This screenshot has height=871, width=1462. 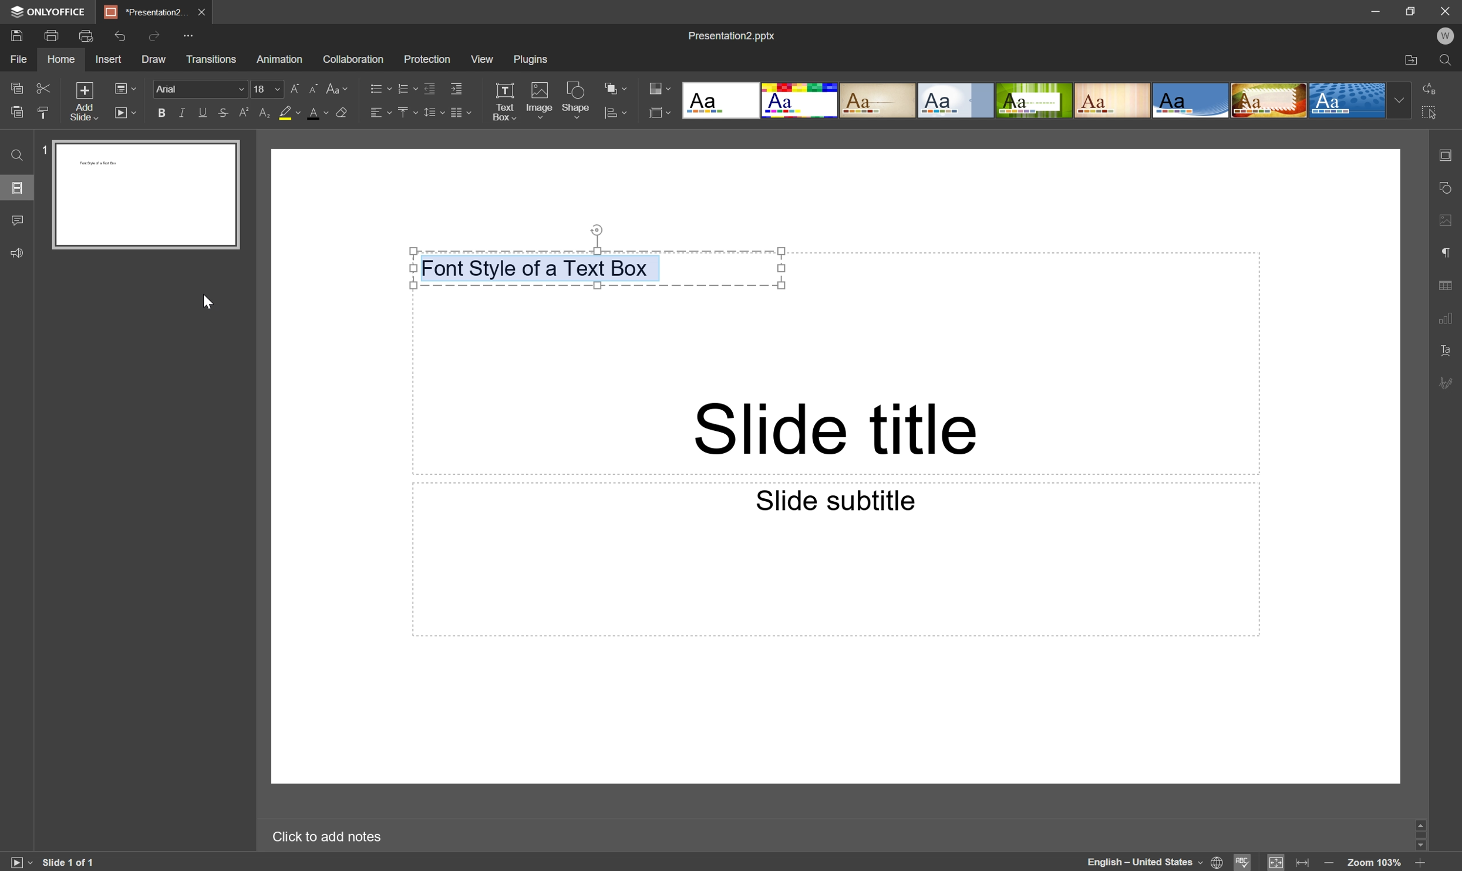 What do you see at coordinates (355, 56) in the screenshot?
I see `Collaboration` at bounding box center [355, 56].